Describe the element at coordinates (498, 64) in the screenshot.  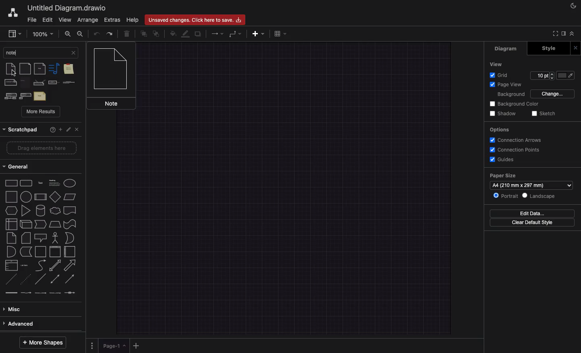
I see `View` at that location.